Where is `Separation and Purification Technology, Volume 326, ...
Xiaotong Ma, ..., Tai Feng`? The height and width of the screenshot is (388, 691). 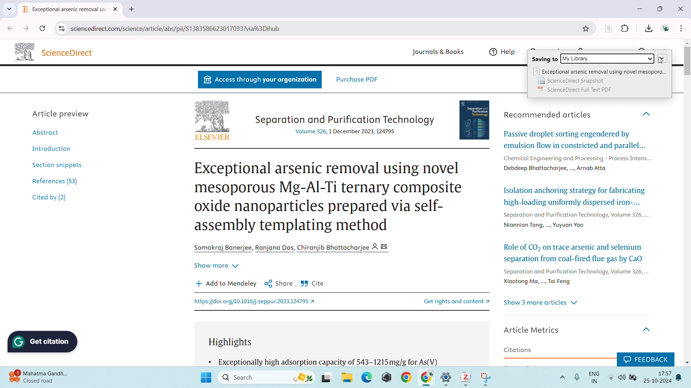 Separation and Purification Technology, Volume 326, ...
Xiaotong Ma, ..., Tai Feng is located at coordinates (575, 277).